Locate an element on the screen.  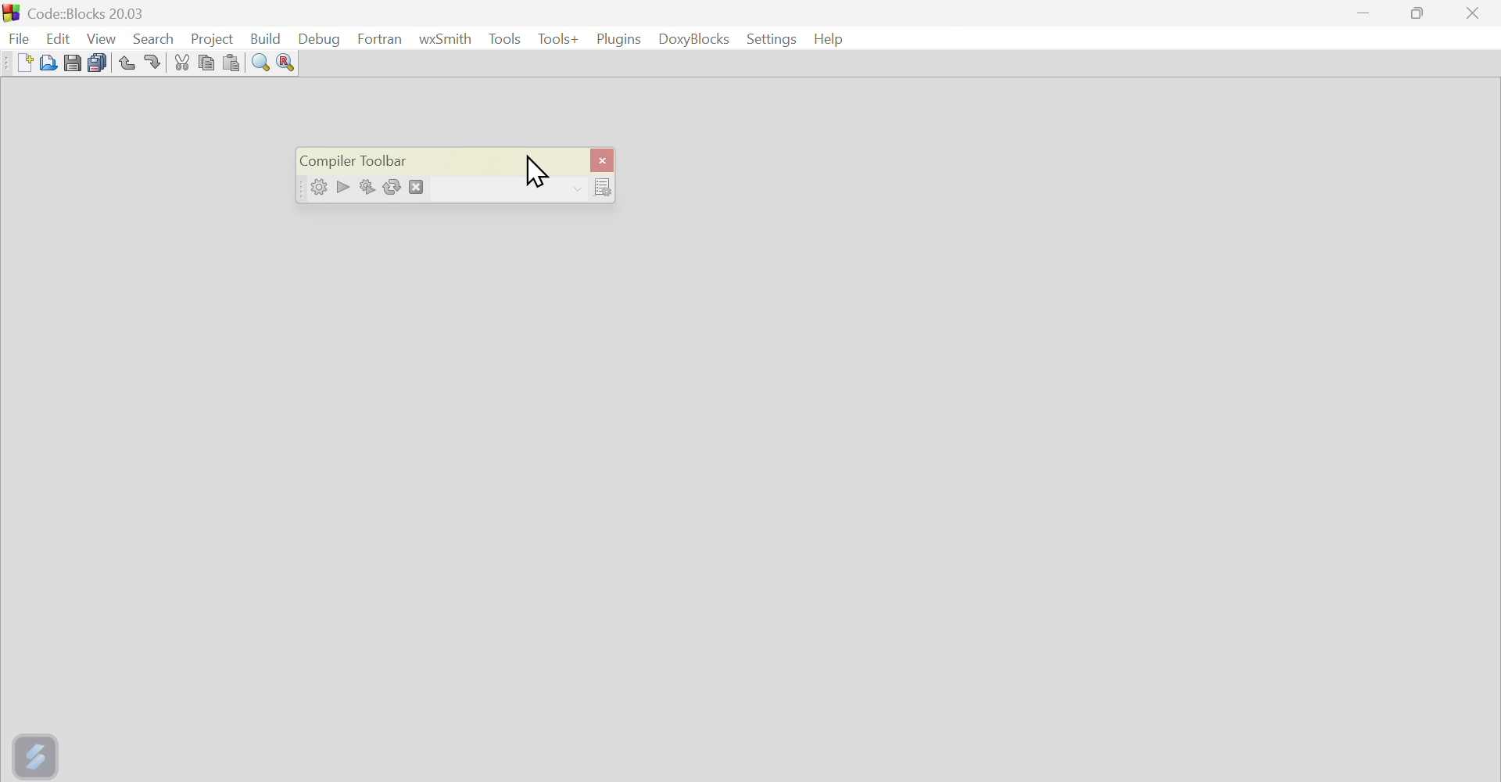
maximise is located at coordinates (1421, 16).